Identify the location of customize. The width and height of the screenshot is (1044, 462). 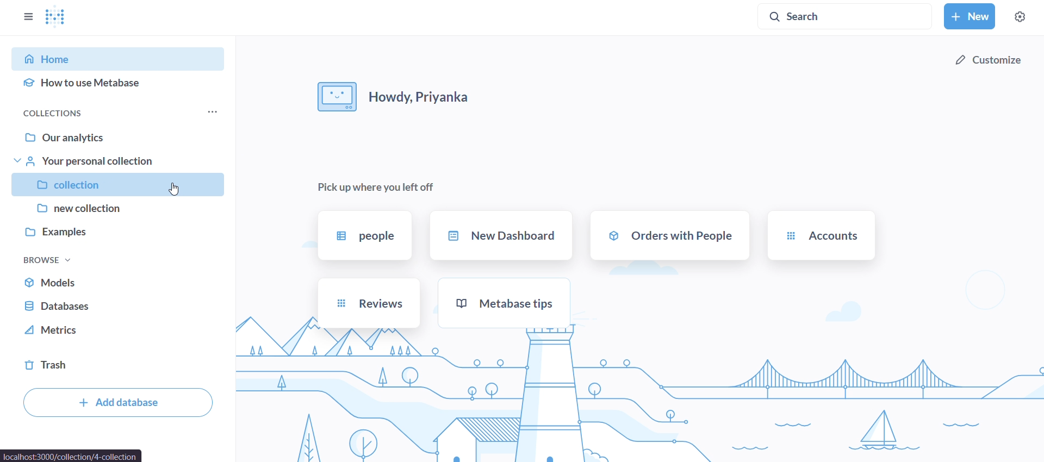
(987, 63).